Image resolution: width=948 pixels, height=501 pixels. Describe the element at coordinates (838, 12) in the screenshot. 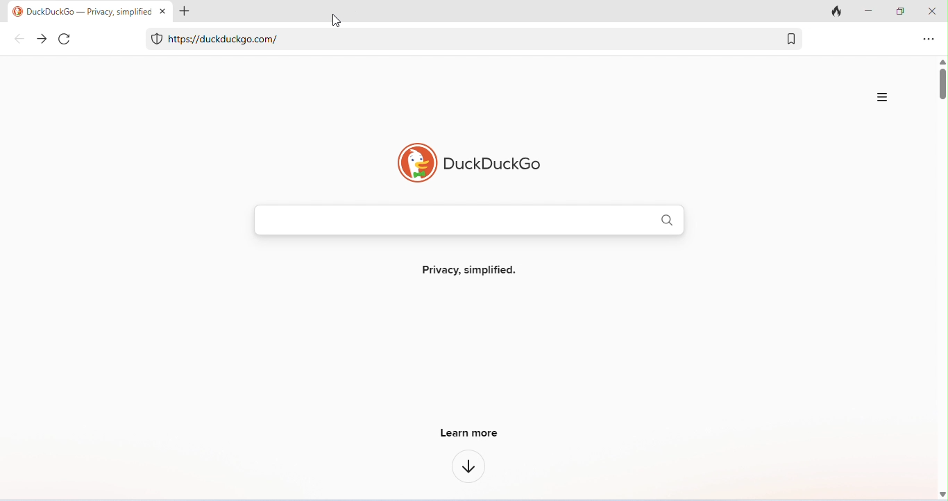

I see `Close tabs and clear data` at that location.